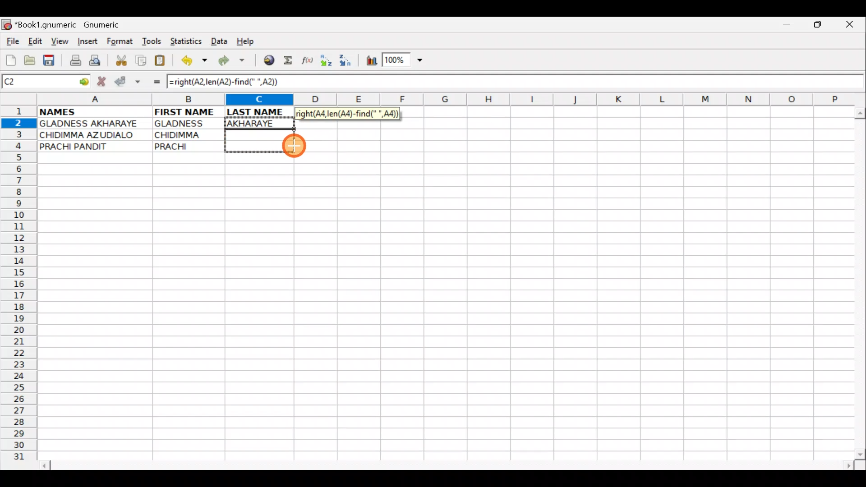 The height and width of the screenshot is (487, 866). Describe the element at coordinates (10, 59) in the screenshot. I see `Create new workbook` at that location.